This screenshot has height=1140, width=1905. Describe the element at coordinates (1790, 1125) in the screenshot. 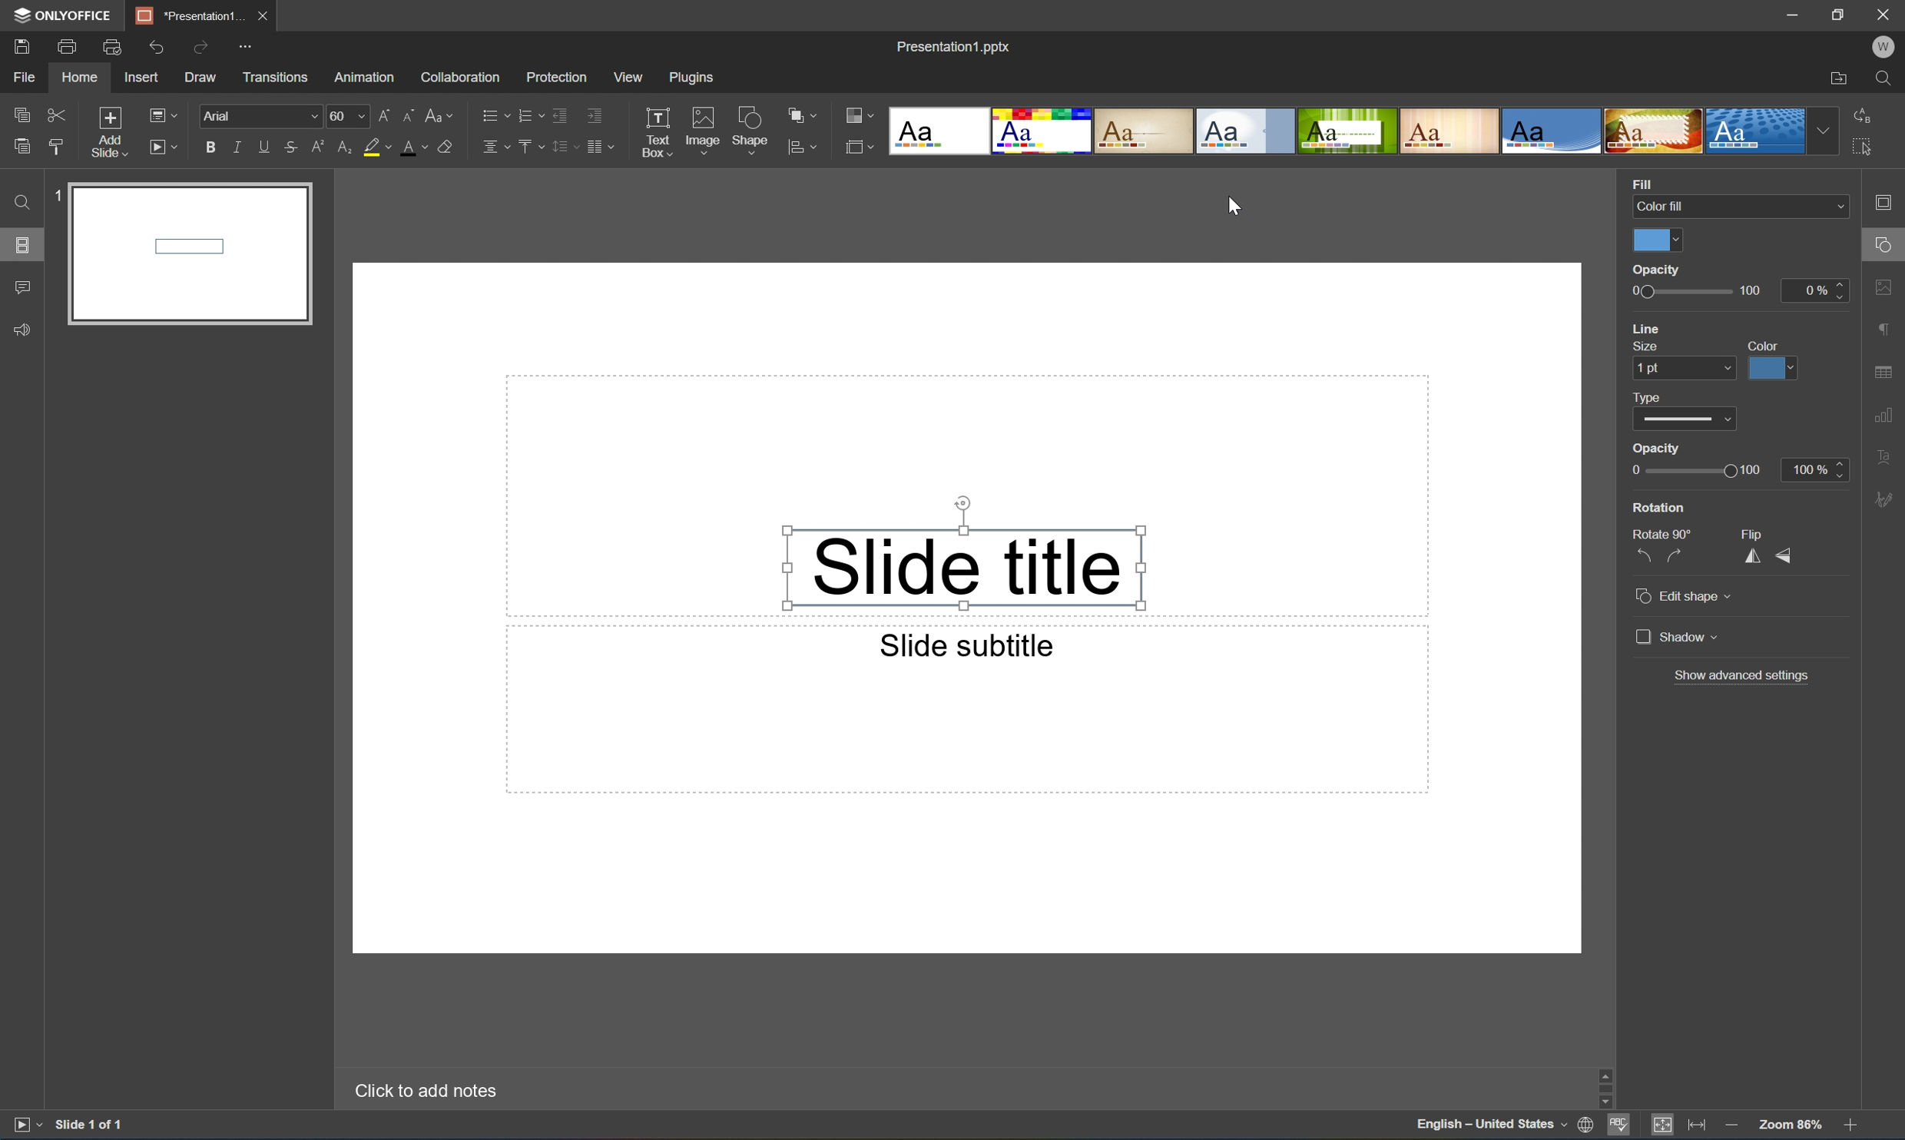

I see `Zoom 103%` at that location.